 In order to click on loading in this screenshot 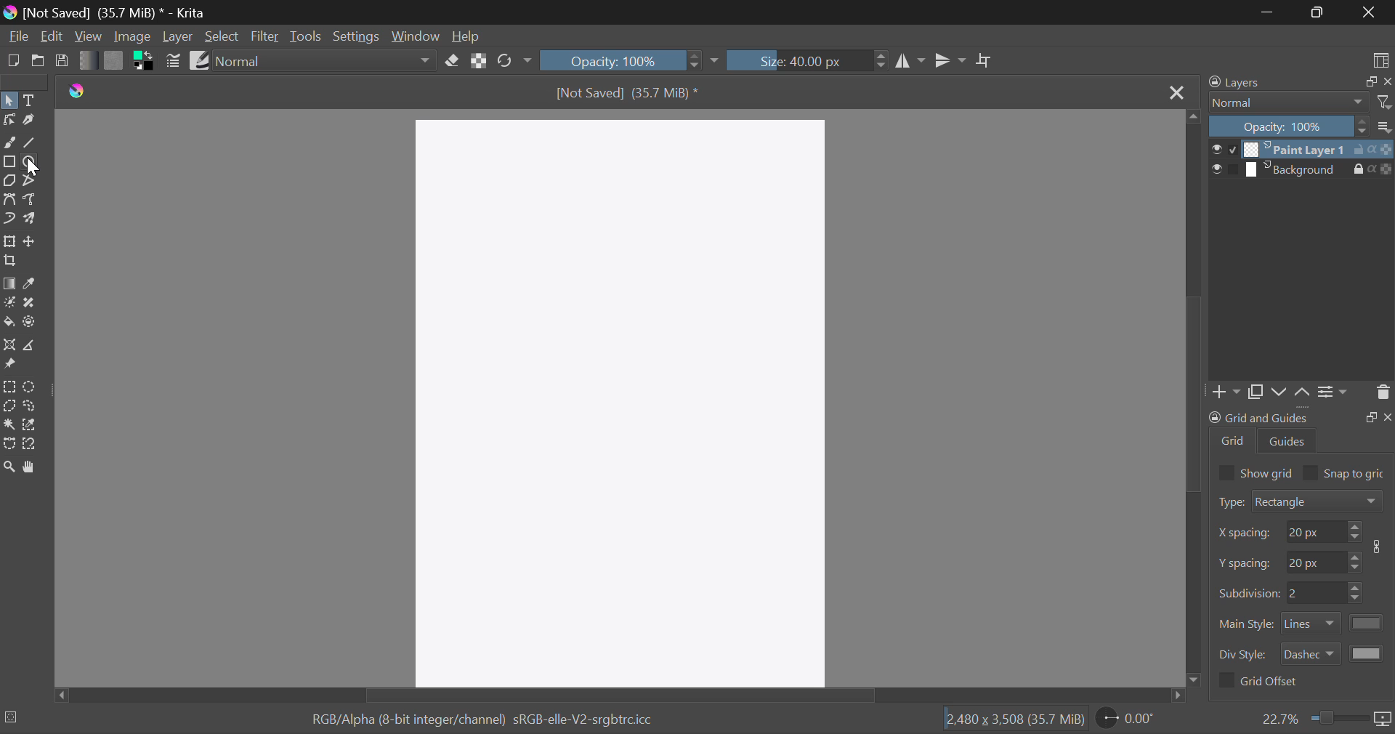, I will do `click(10, 716)`.